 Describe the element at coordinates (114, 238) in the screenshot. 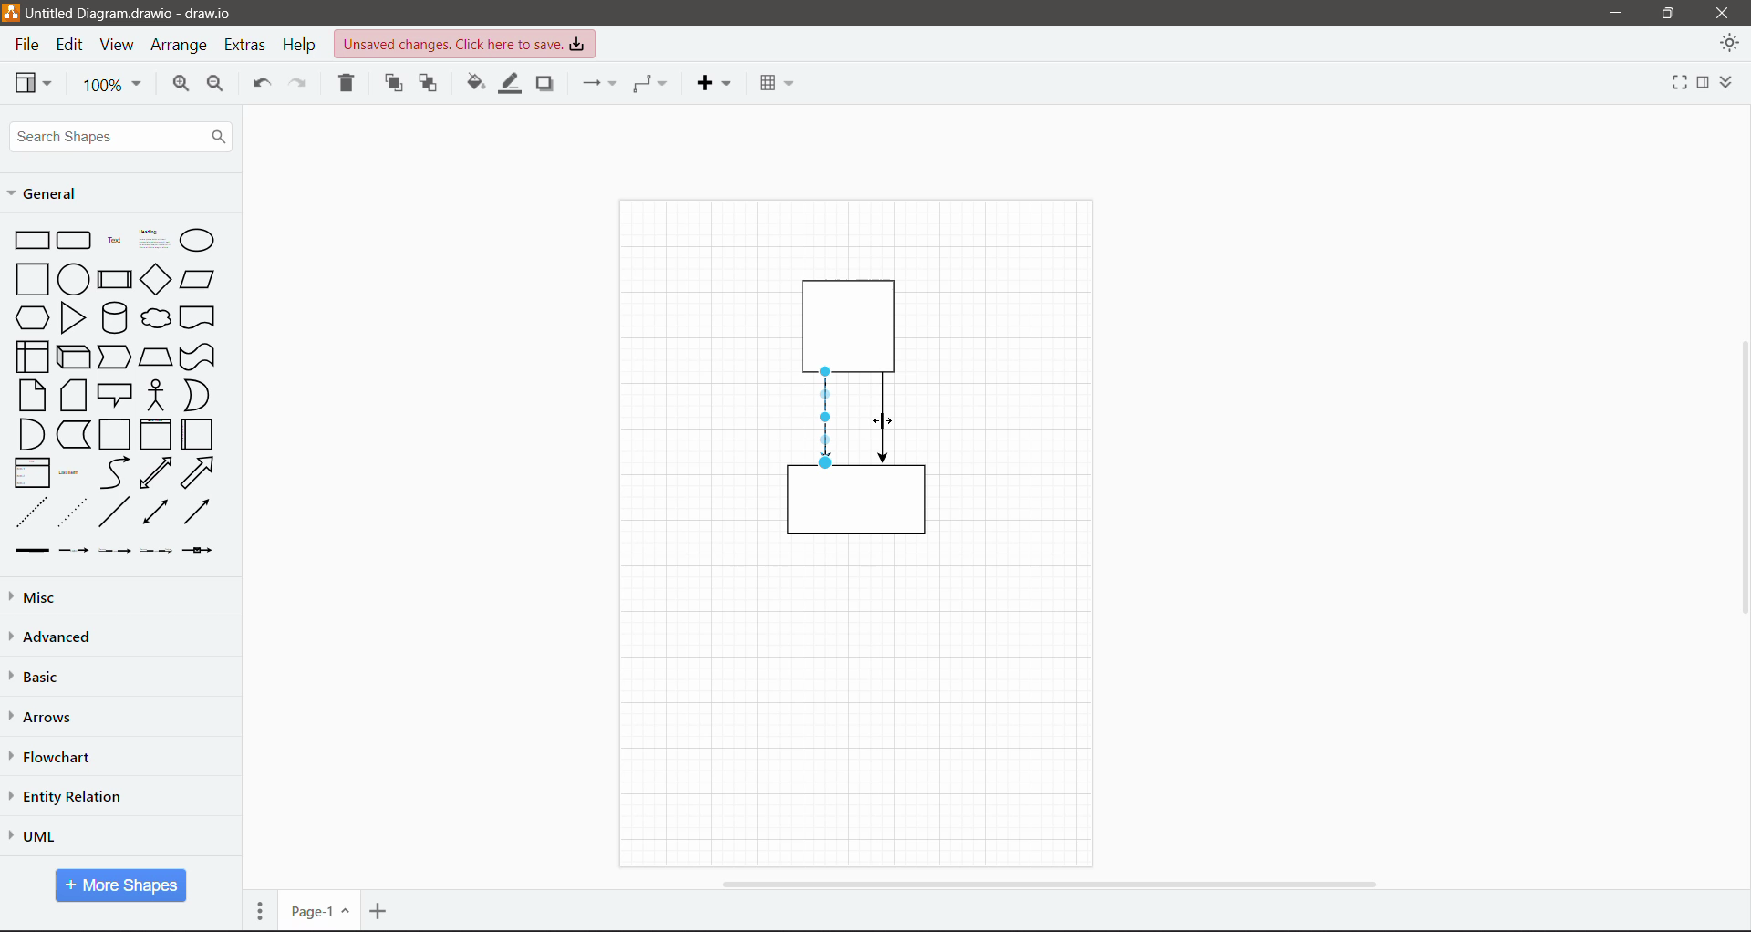

I see `Text` at that location.